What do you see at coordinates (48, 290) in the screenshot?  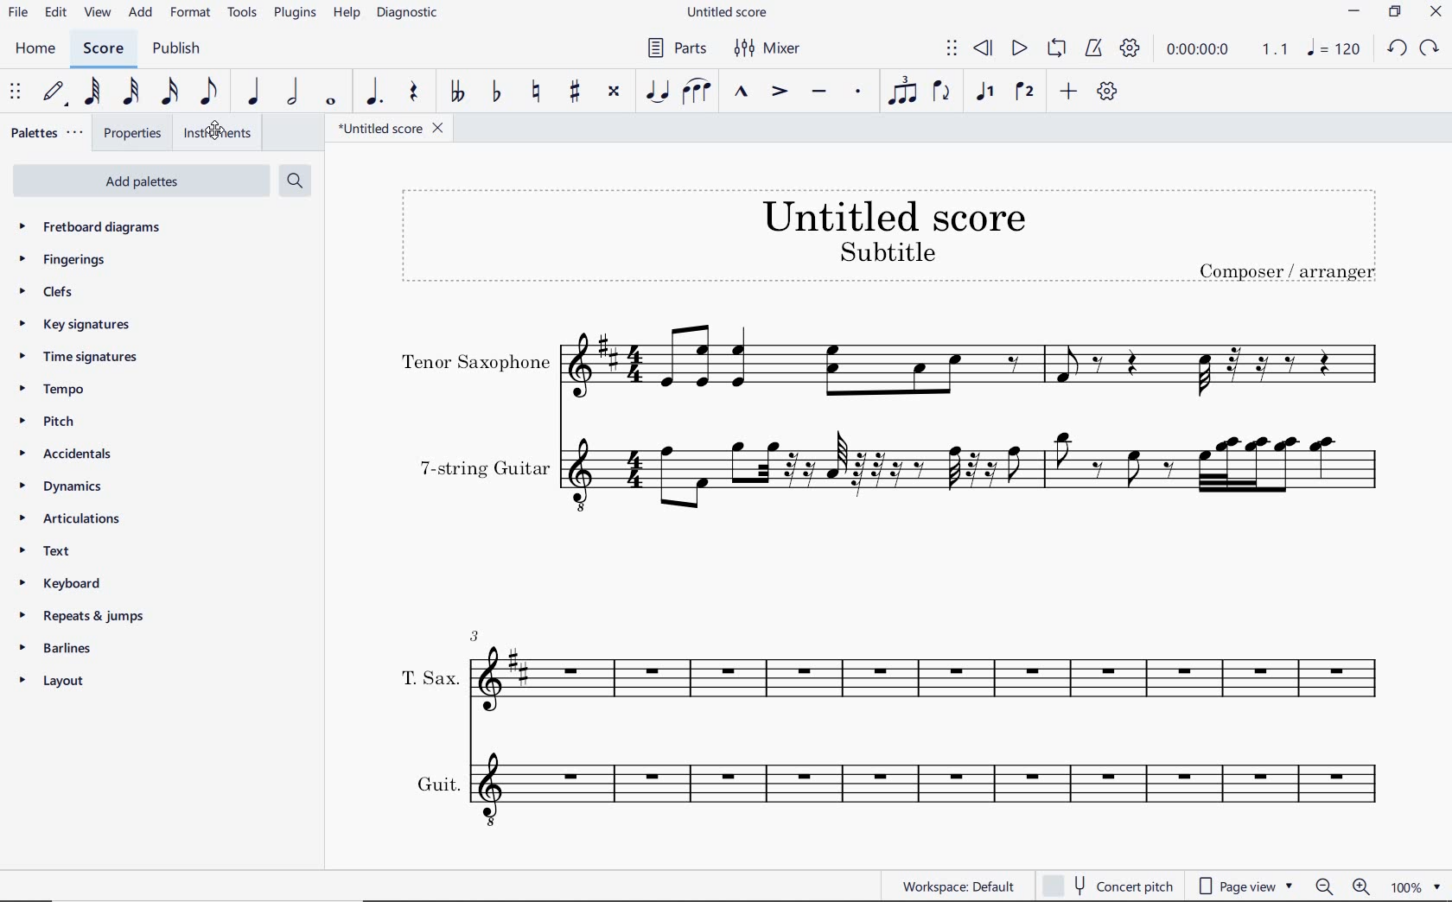 I see `CLEFS` at bounding box center [48, 290].